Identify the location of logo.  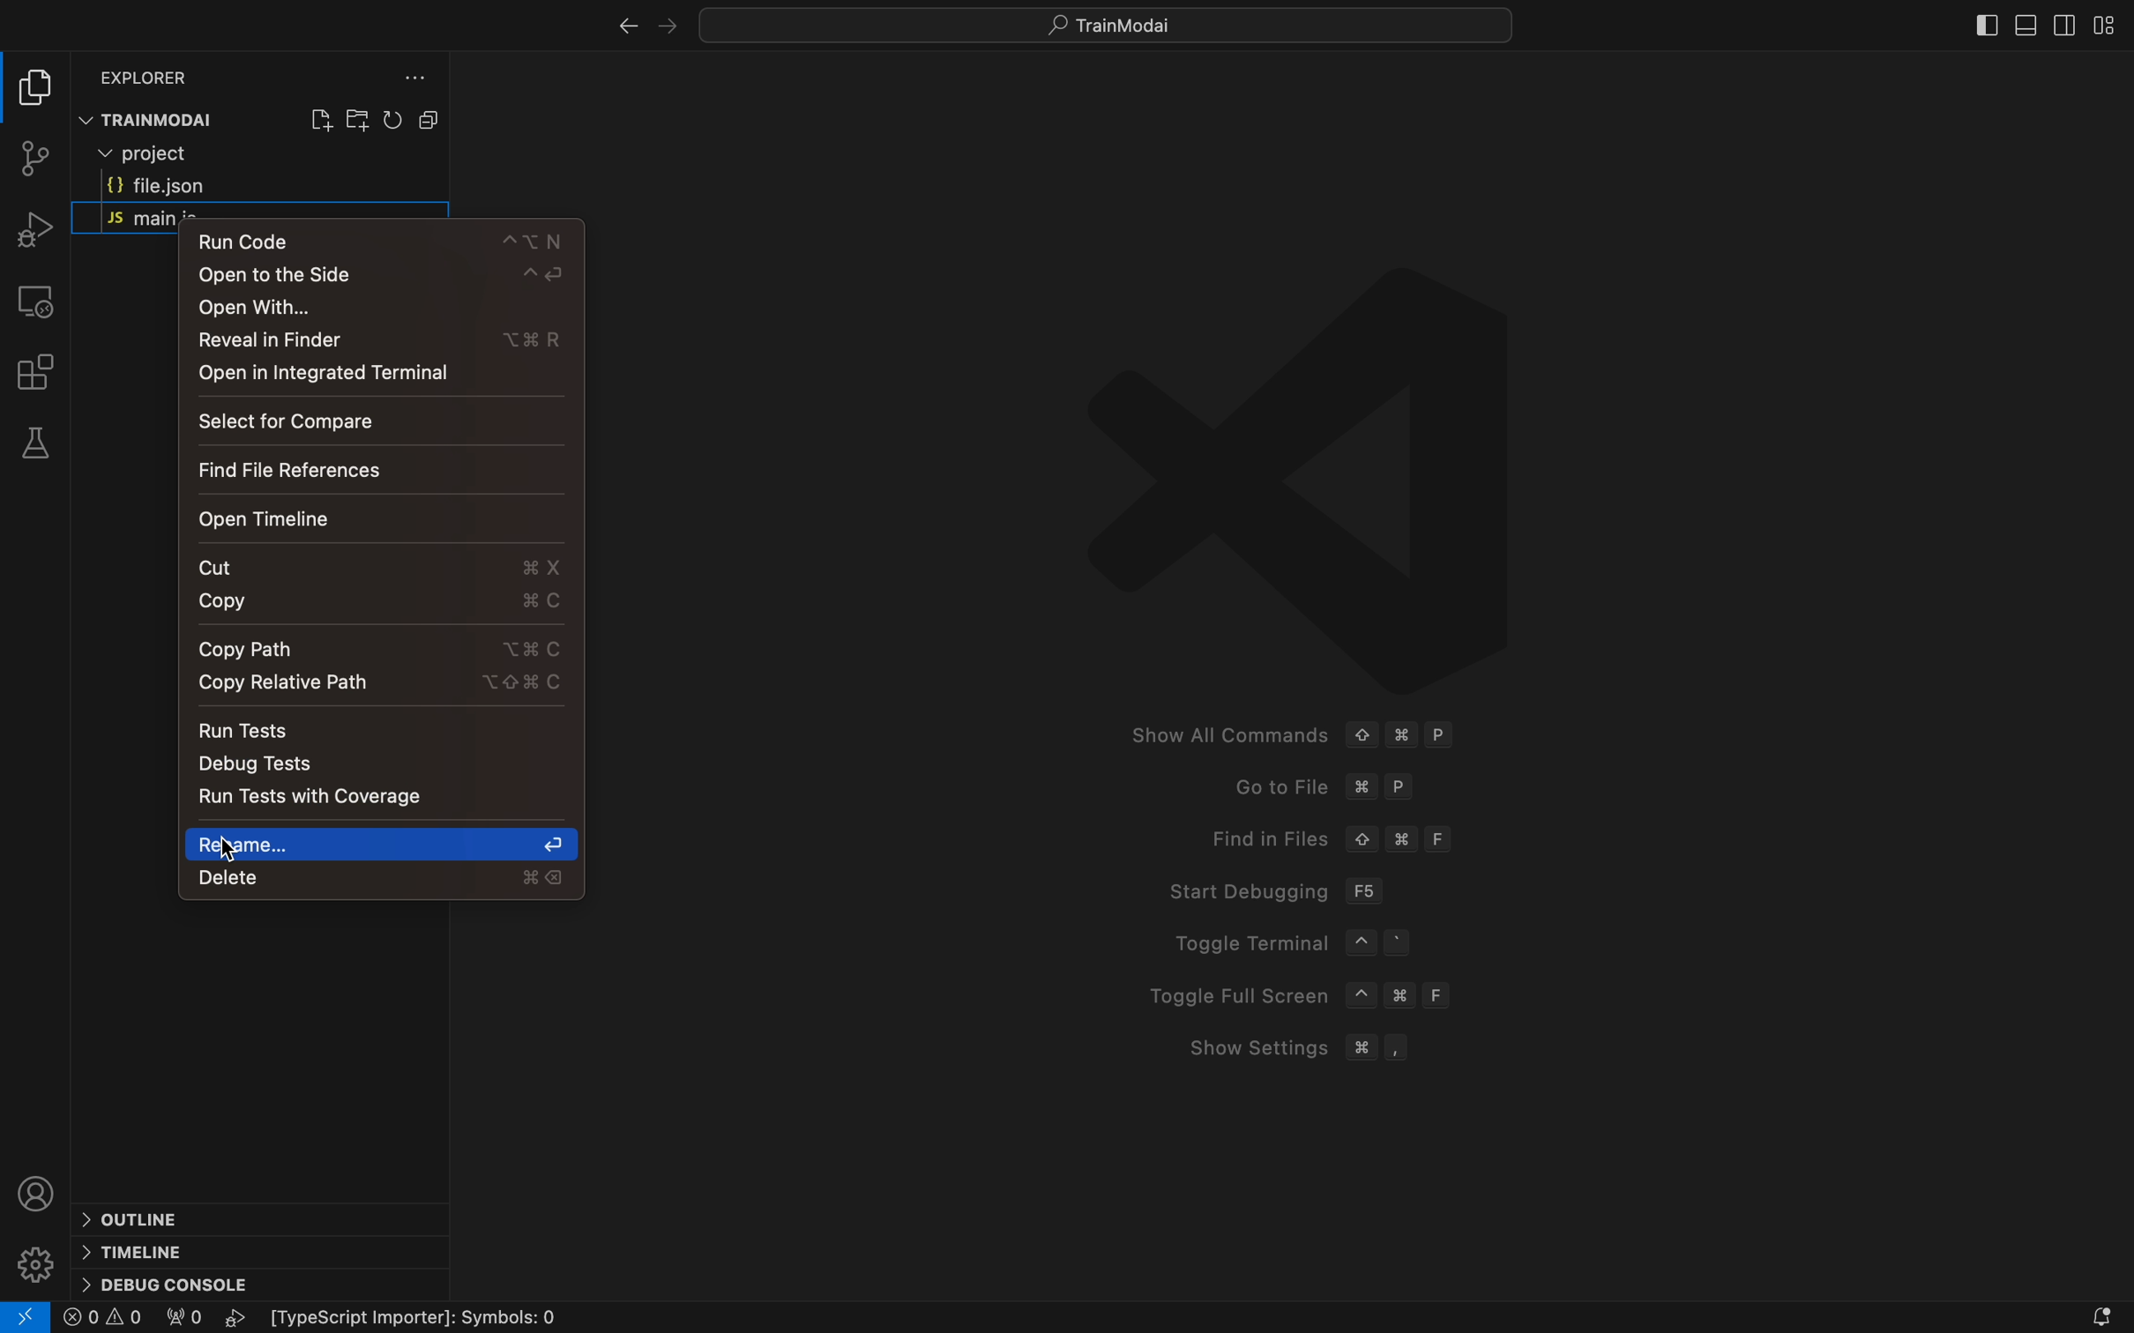
(1302, 472).